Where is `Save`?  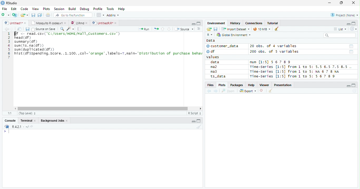 Save is located at coordinates (216, 29).